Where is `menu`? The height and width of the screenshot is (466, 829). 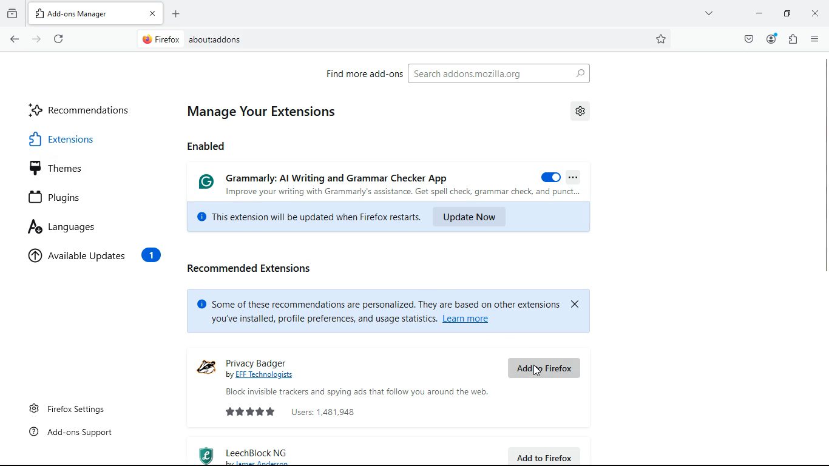 menu is located at coordinates (816, 39).